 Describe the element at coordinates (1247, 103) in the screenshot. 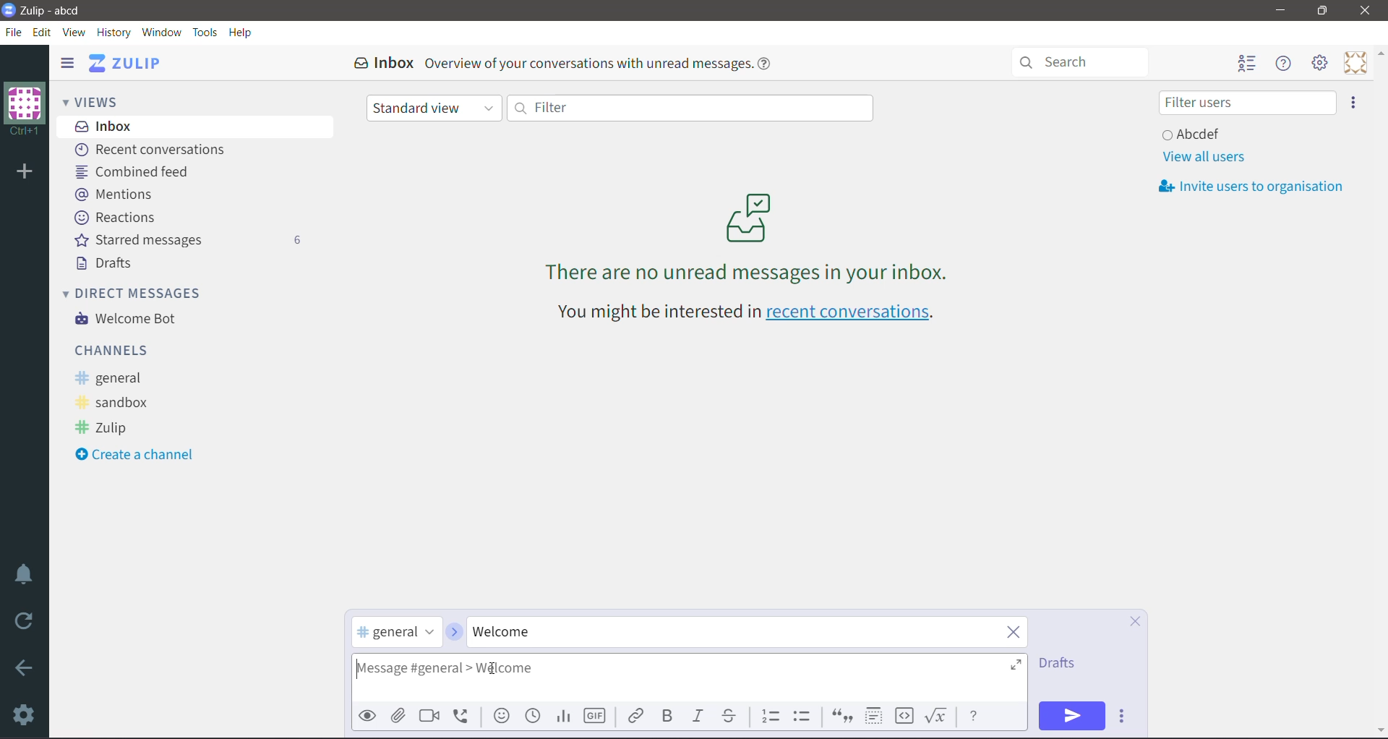

I see `Filter users` at that location.